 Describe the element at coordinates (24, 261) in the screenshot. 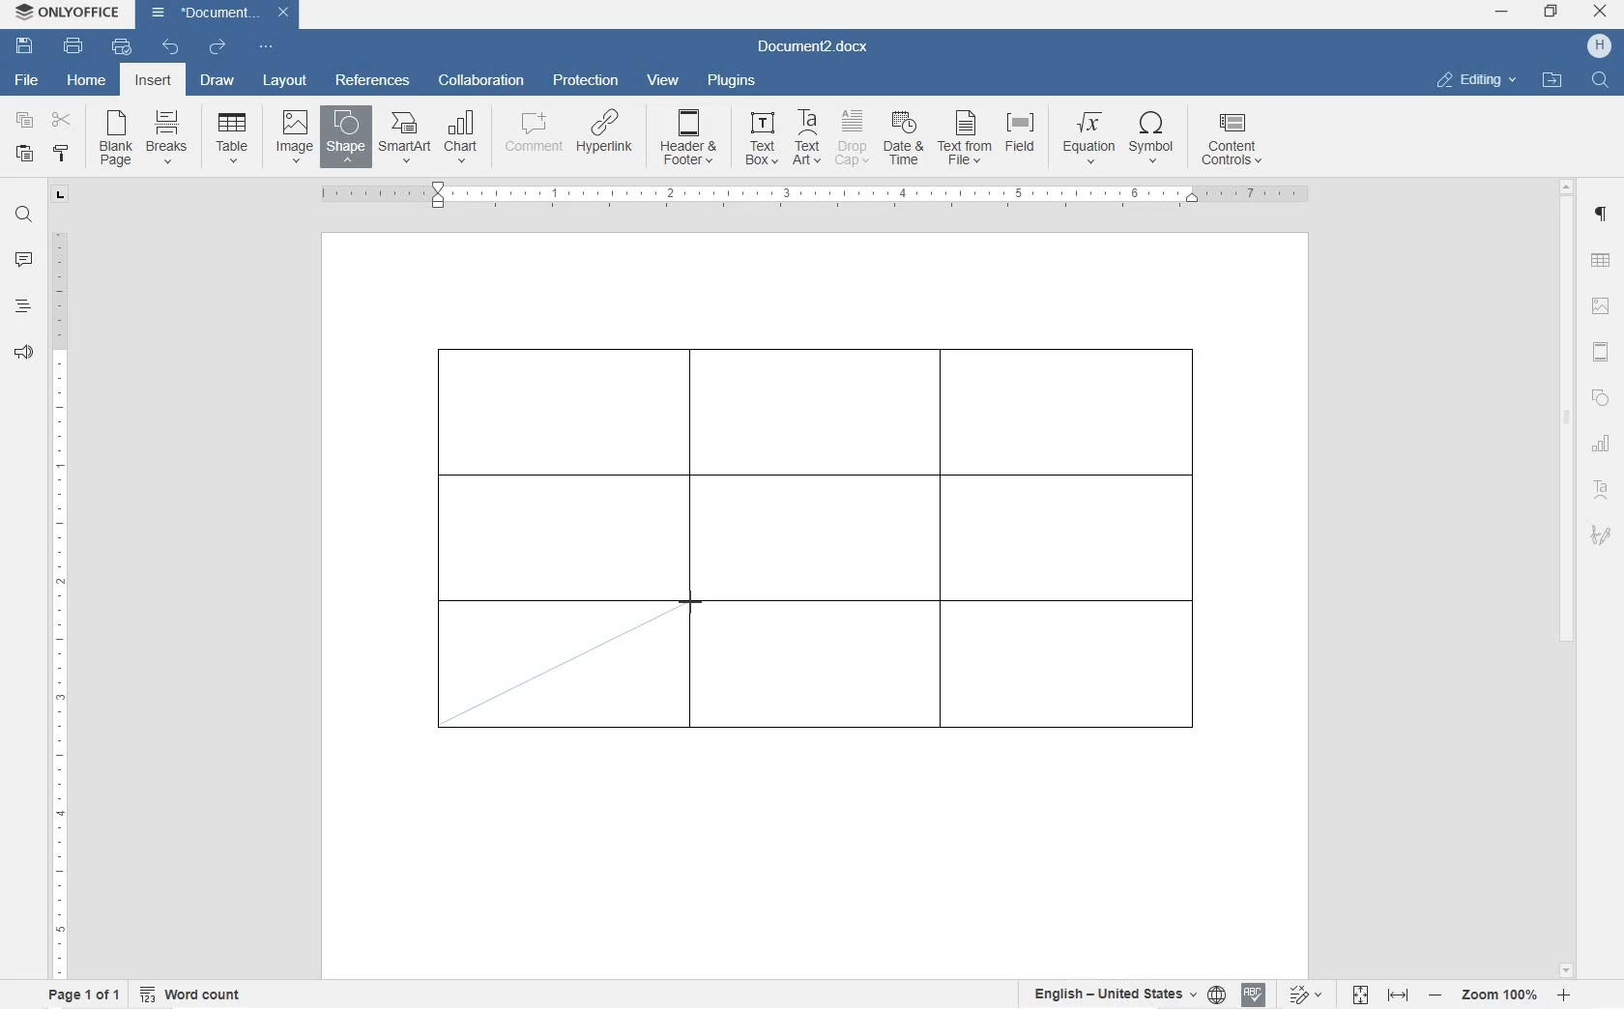

I see `comment` at that location.